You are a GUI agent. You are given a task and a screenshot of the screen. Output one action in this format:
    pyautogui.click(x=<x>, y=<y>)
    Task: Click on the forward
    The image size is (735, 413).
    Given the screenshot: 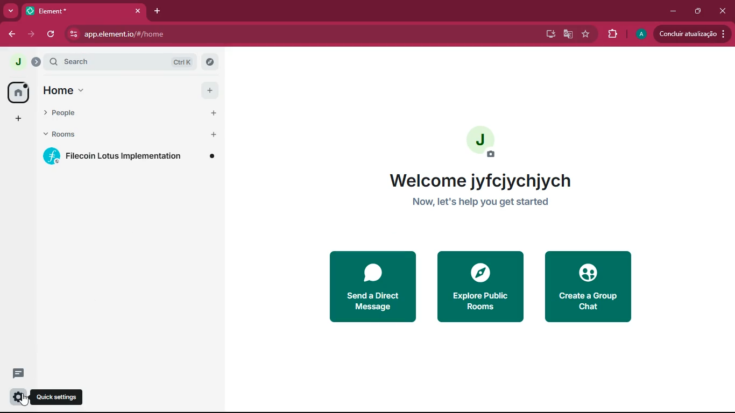 What is the action you would take?
    pyautogui.click(x=33, y=34)
    